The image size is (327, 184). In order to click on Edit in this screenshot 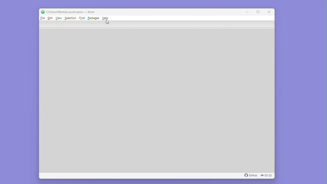, I will do `click(50, 18)`.